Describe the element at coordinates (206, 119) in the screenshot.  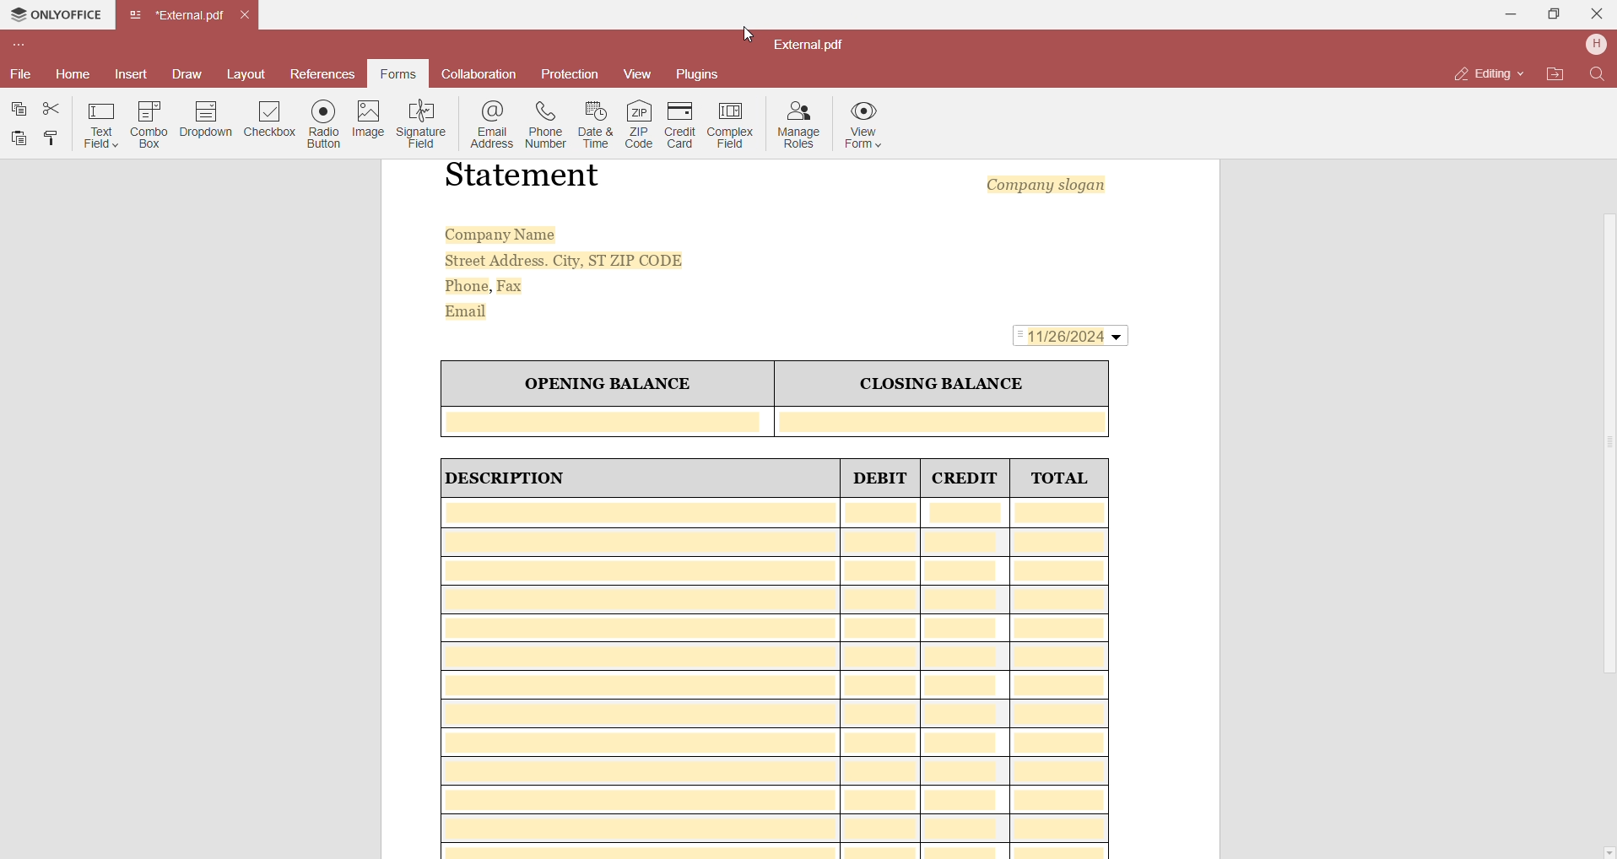
I see `Dropdown` at that location.